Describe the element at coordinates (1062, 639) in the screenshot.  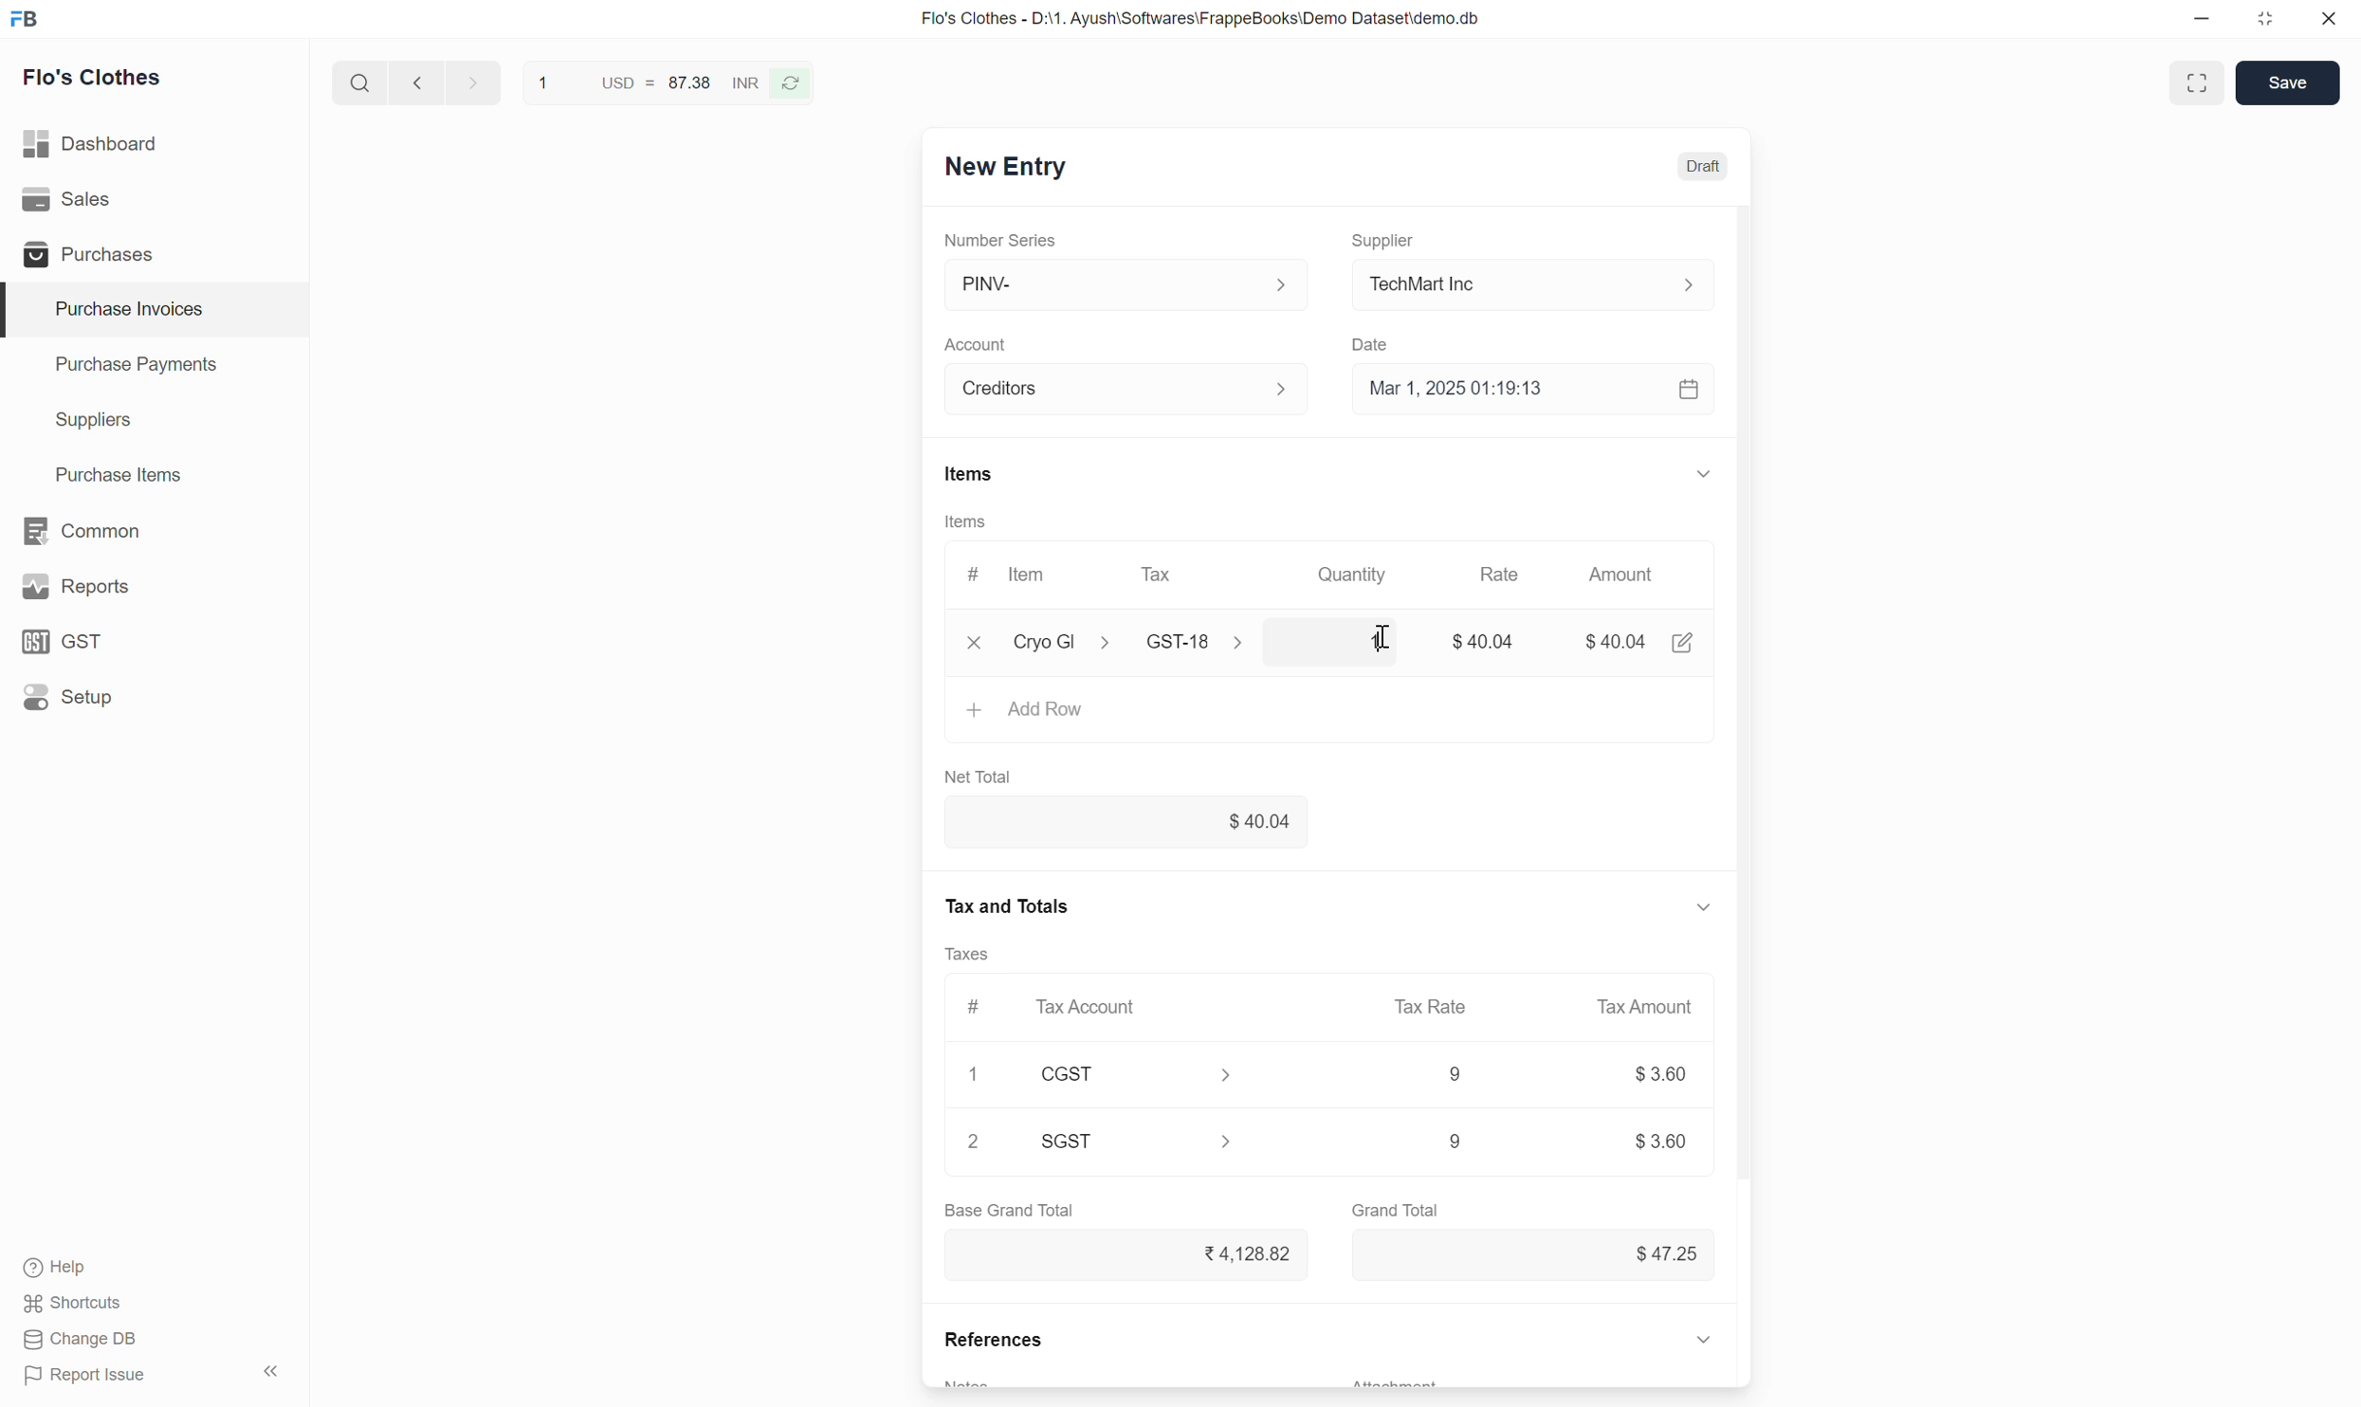
I see `Cryo GI` at that location.